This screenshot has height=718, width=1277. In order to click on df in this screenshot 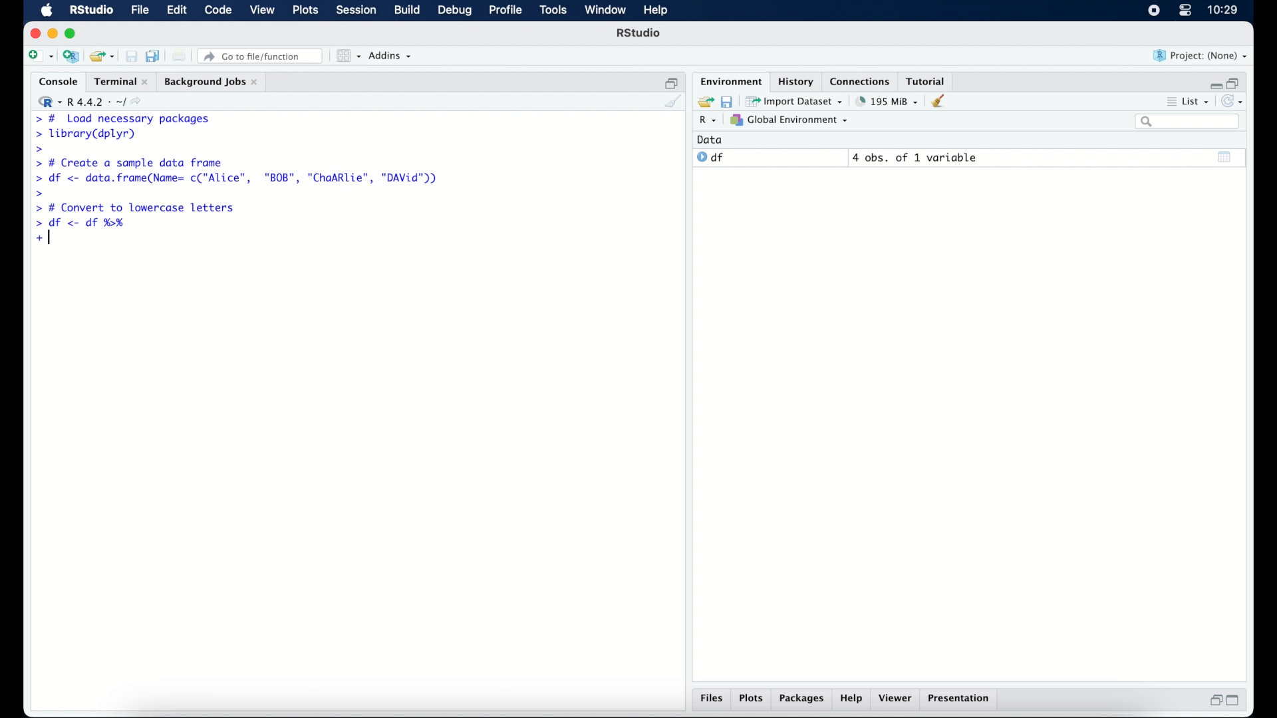, I will do `click(710, 158)`.